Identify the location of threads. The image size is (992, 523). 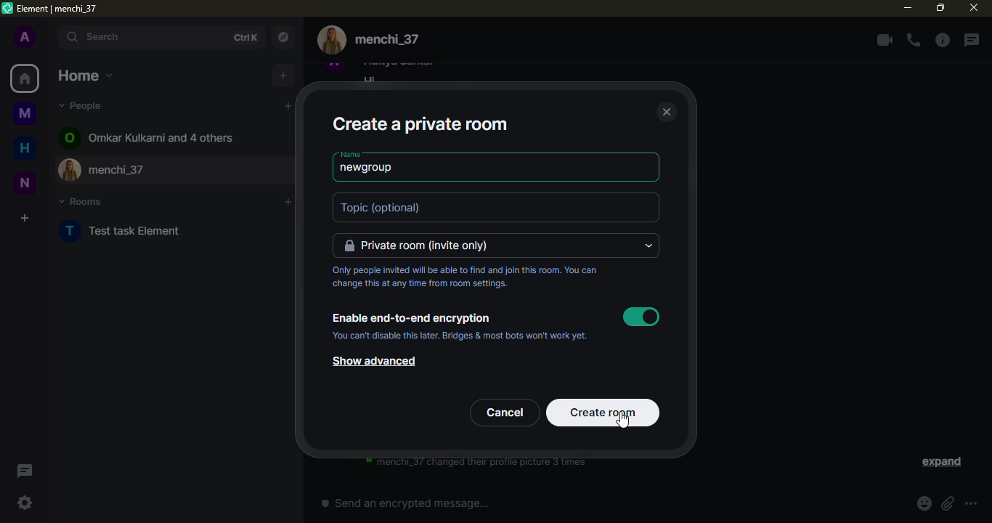
(971, 40).